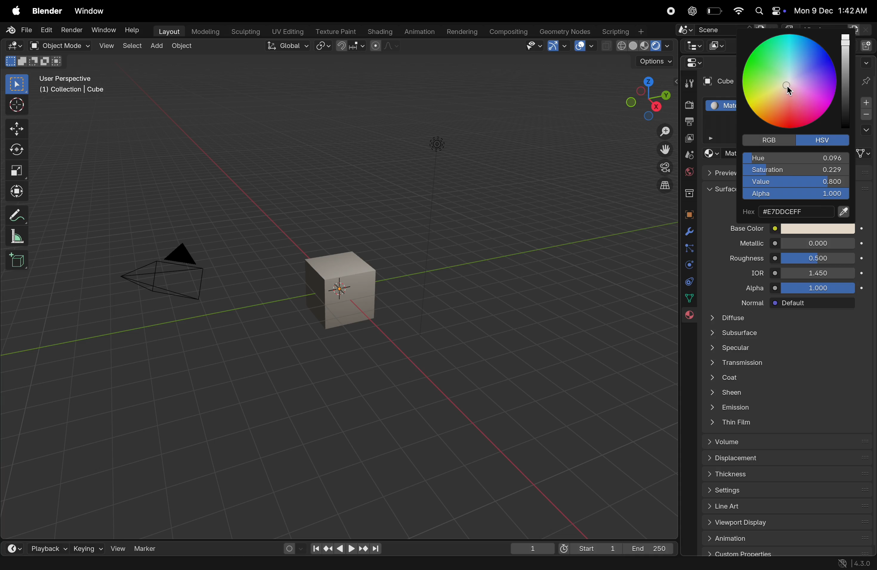 This screenshot has height=570, width=877. I want to click on sculpting, so click(245, 32).